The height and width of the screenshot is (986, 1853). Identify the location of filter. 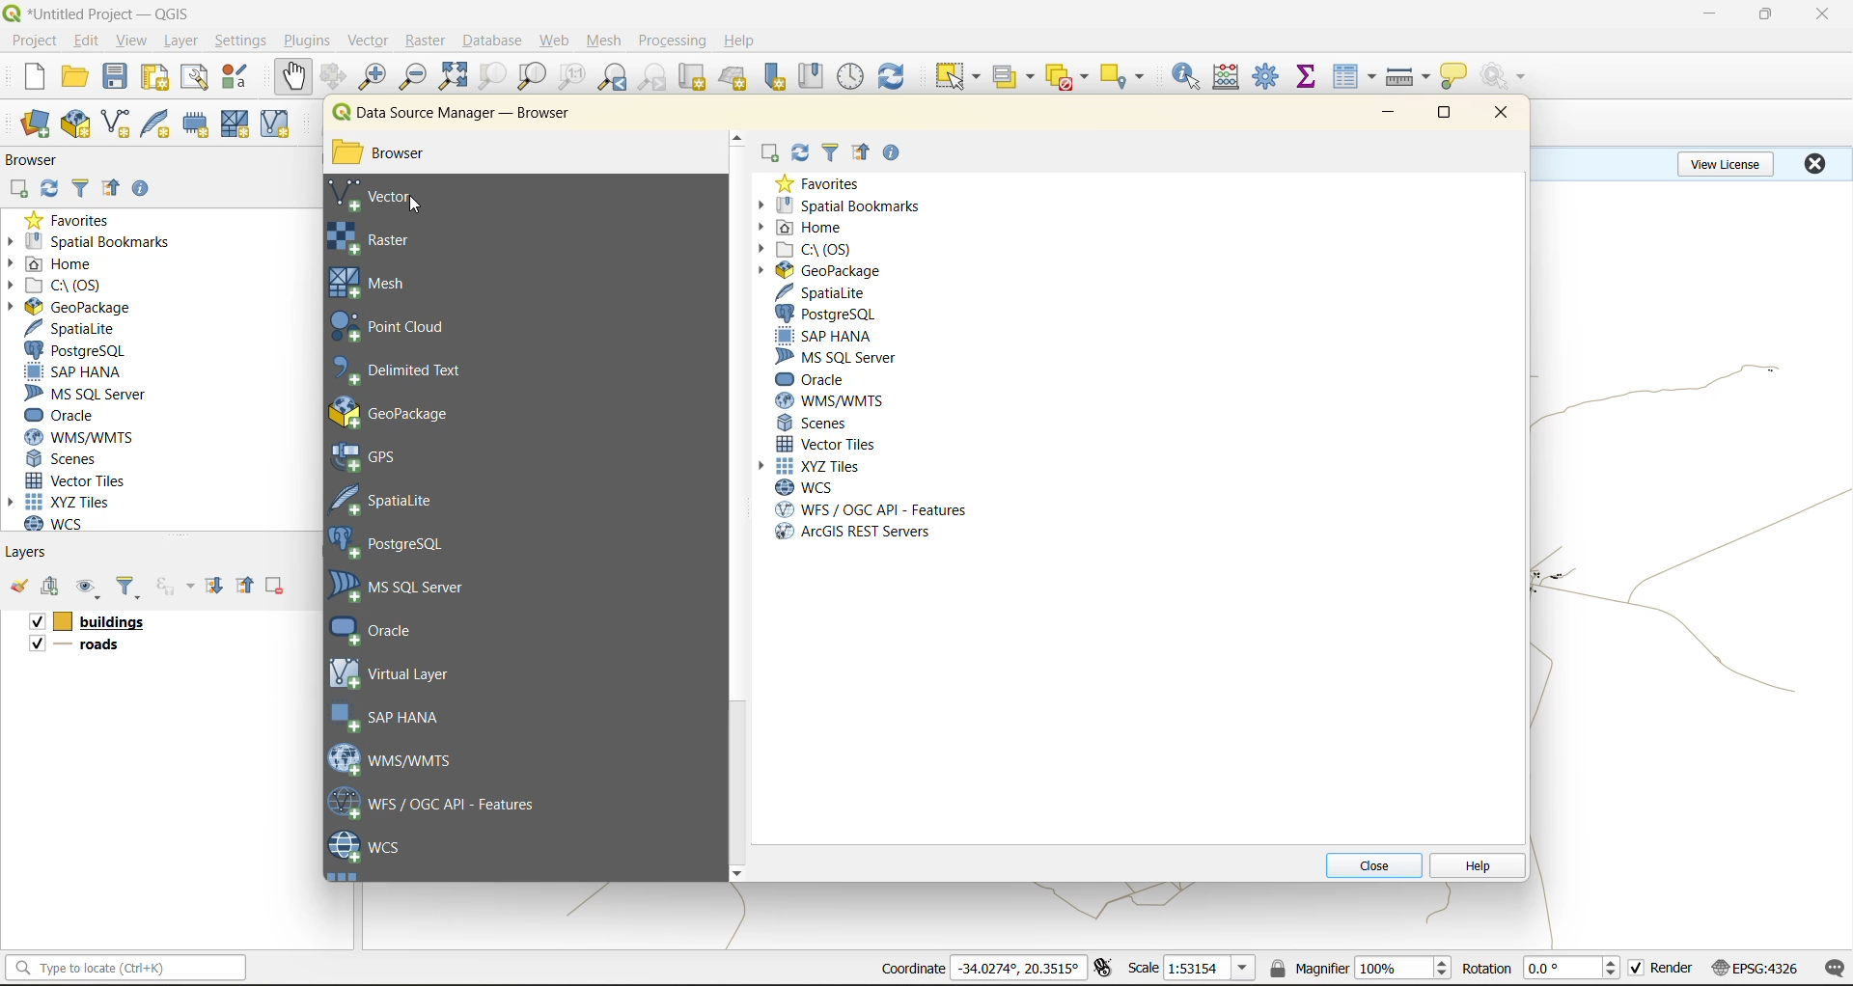
(84, 186).